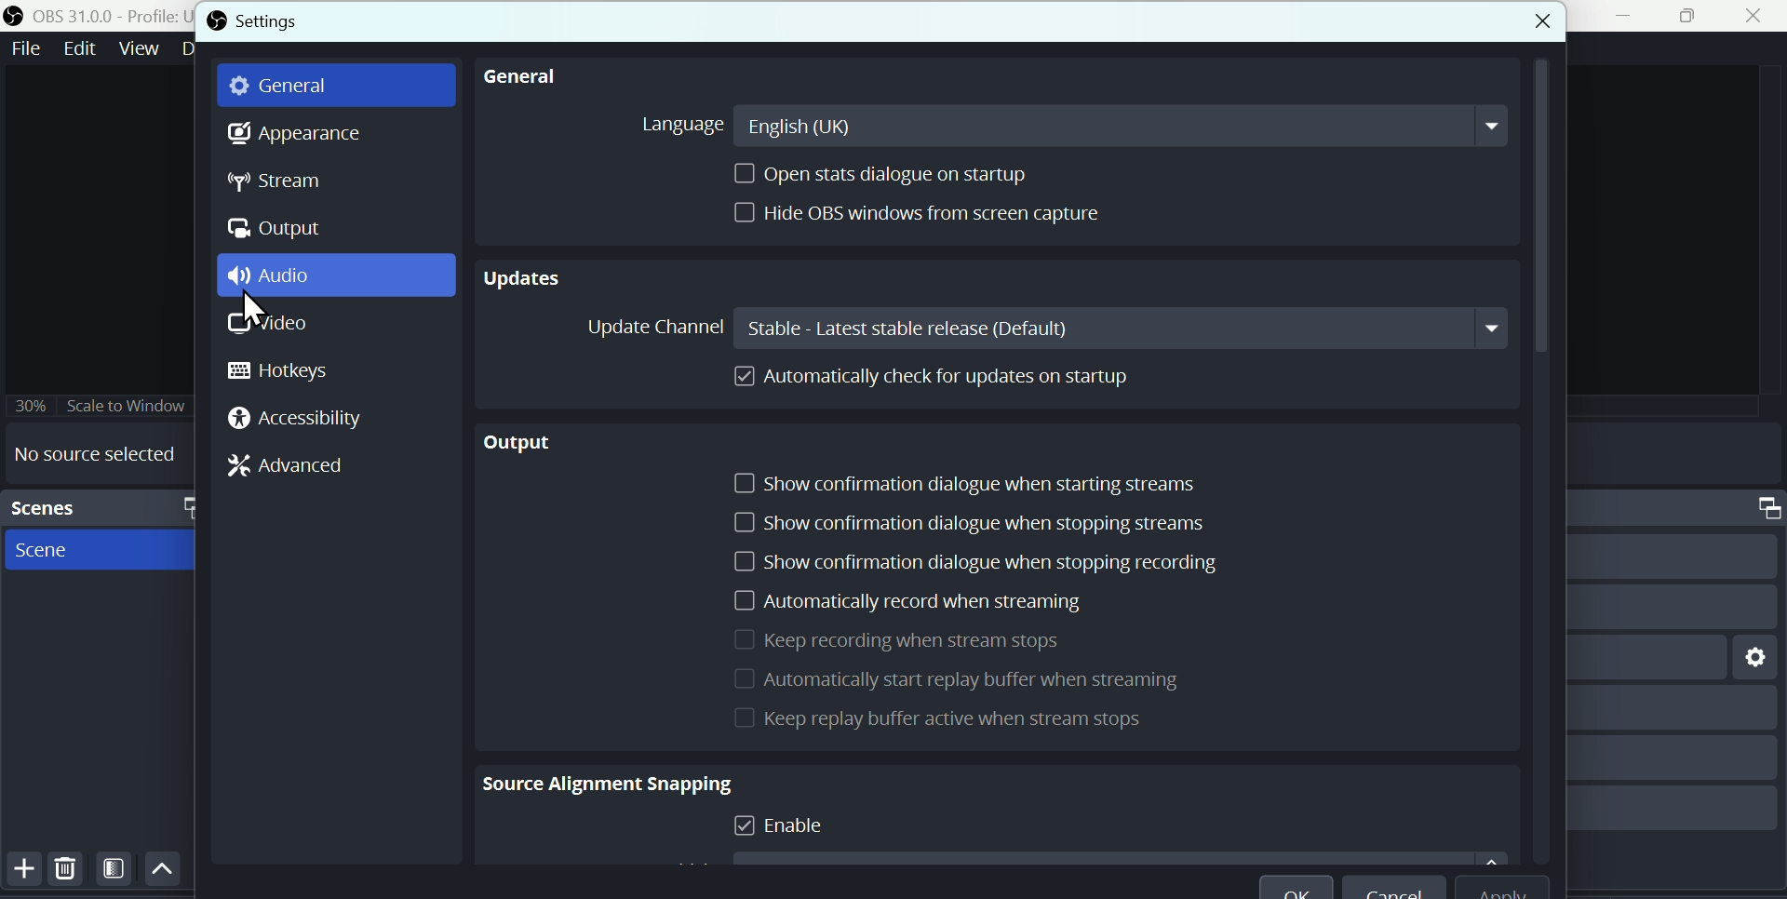 Image resolution: width=1787 pixels, height=899 pixels. What do you see at coordinates (987, 475) in the screenshot?
I see `Show confirmation dialogue when starting streams` at bounding box center [987, 475].